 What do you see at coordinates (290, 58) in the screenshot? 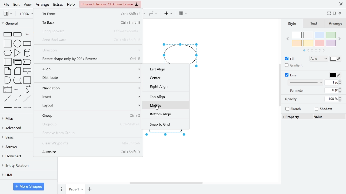
I see `Fill` at bounding box center [290, 58].